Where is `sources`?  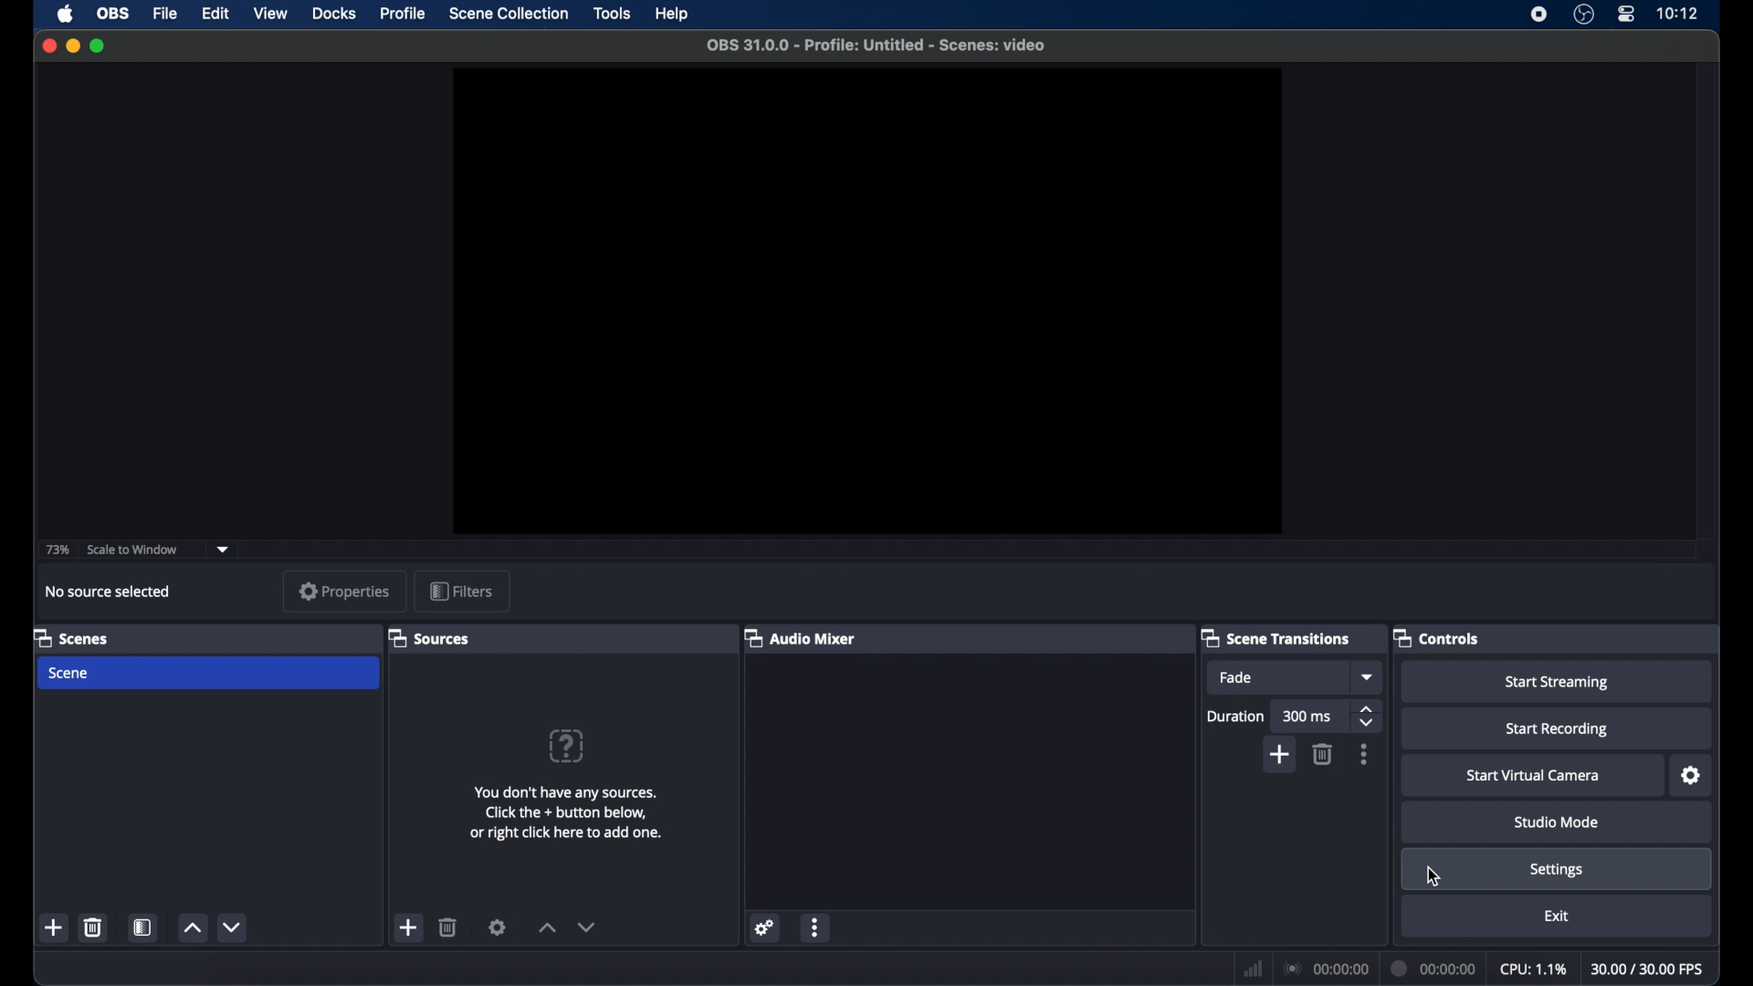 sources is located at coordinates (432, 641).